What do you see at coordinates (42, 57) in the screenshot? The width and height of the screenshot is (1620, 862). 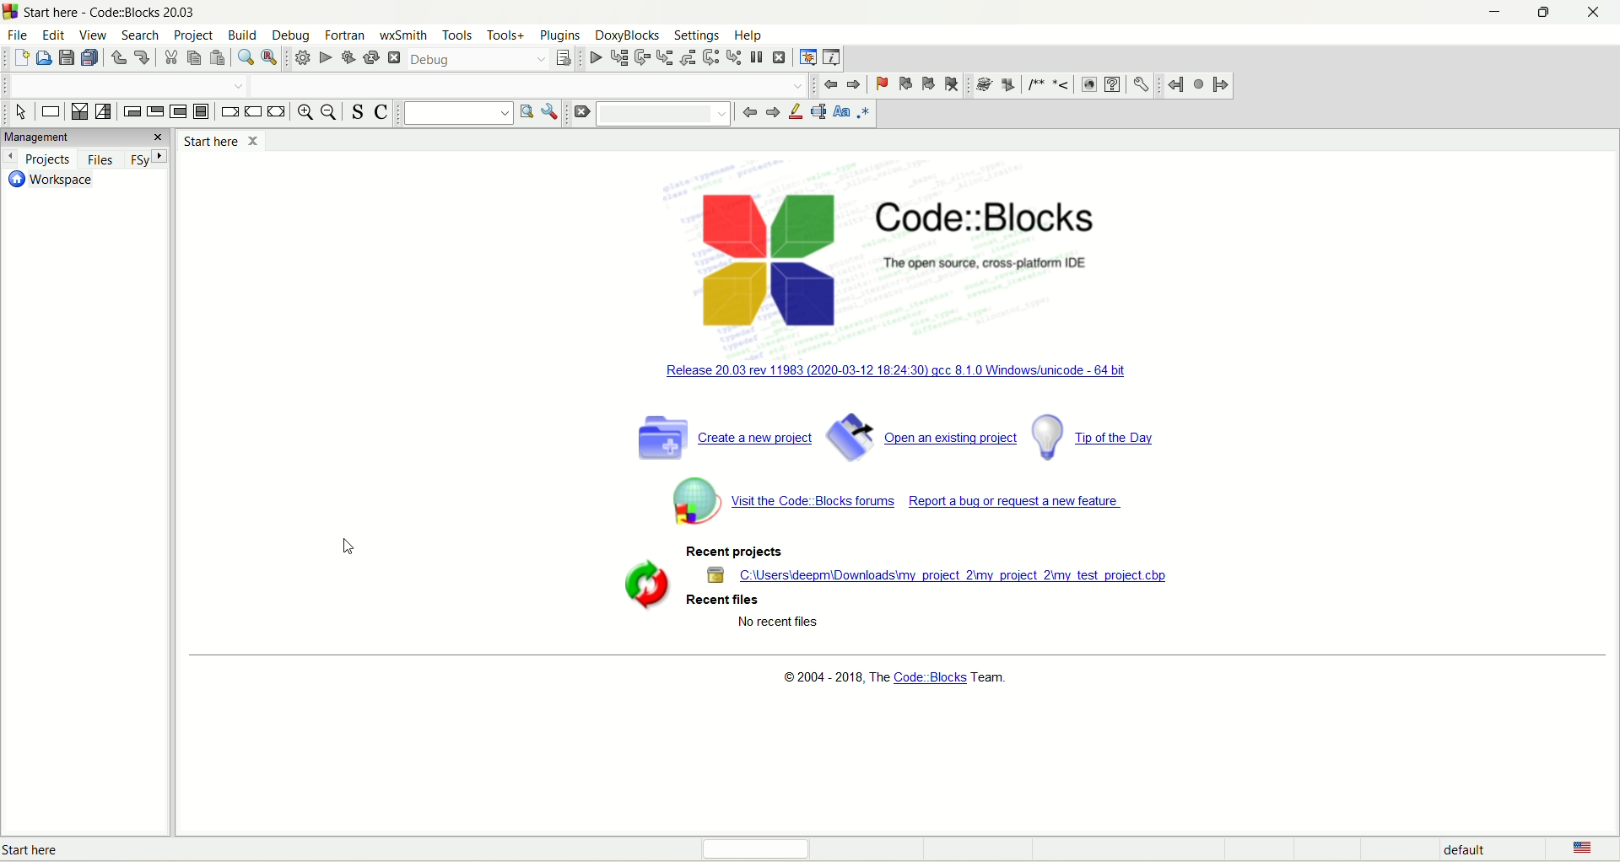 I see `open` at bounding box center [42, 57].